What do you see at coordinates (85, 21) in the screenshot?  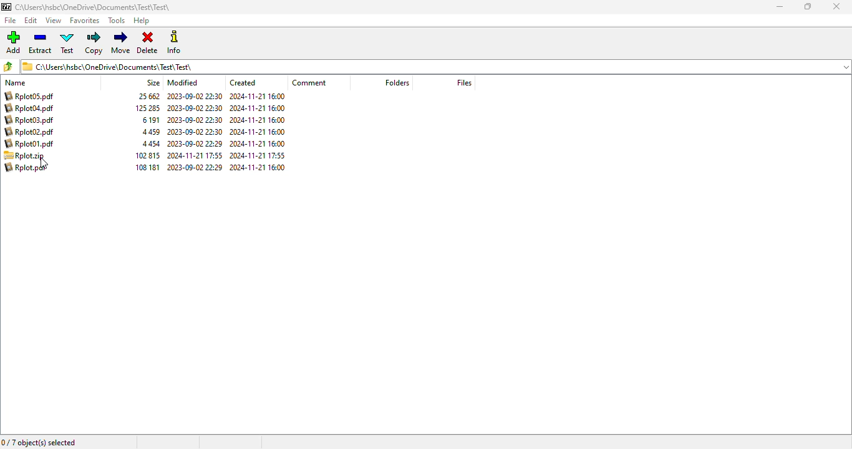 I see `favorites` at bounding box center [85, 21].